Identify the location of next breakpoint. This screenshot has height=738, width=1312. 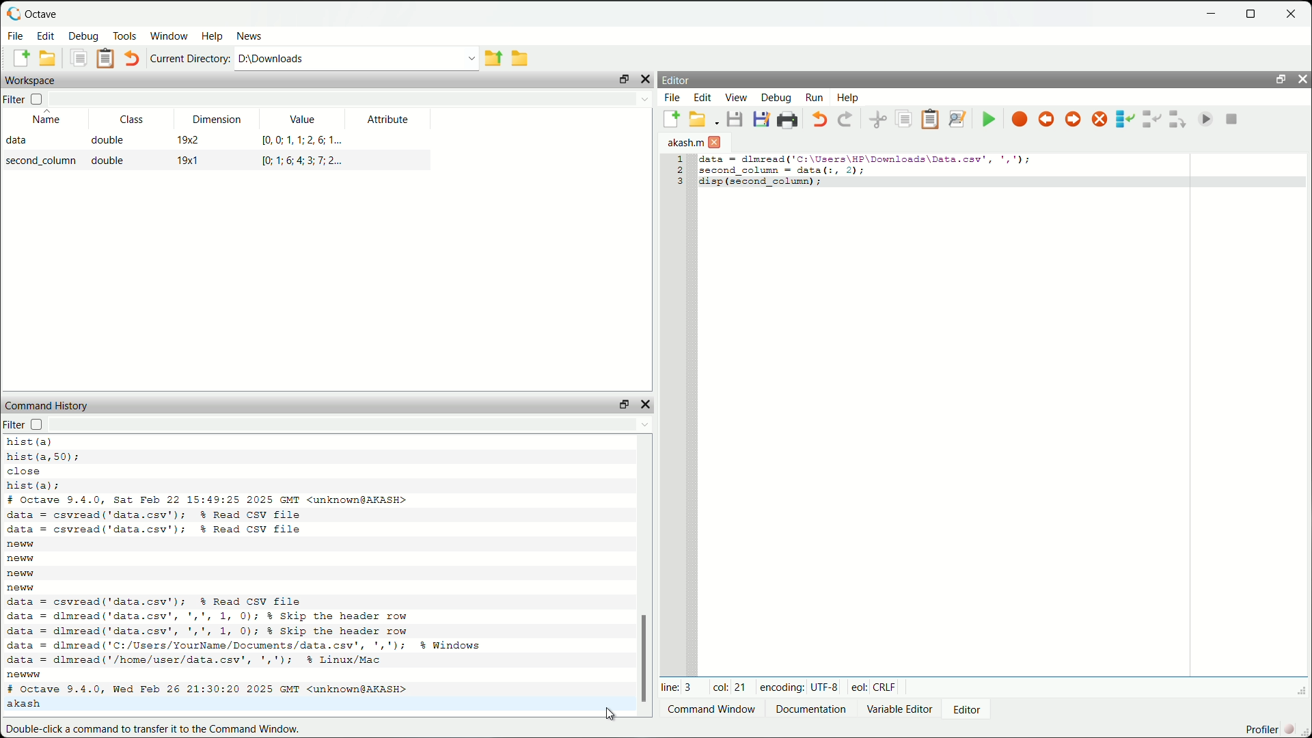
(1071, 120).